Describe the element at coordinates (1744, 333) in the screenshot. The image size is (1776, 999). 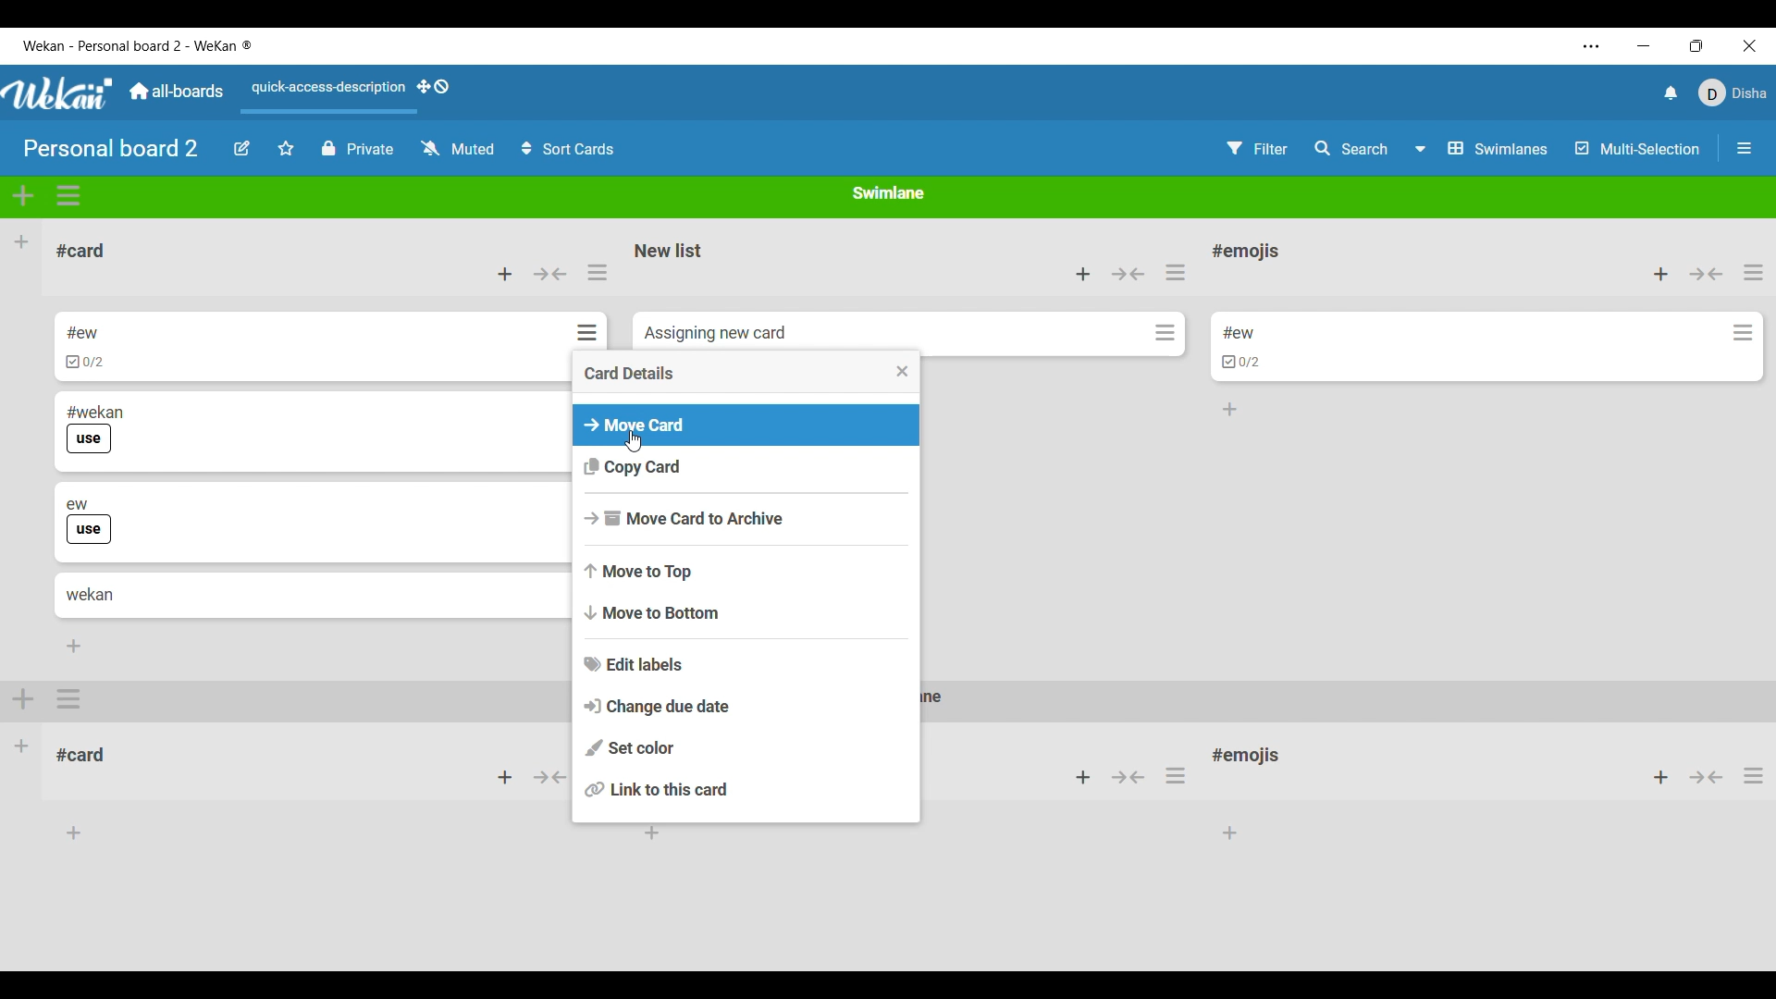
I see `Card actions` at that location.